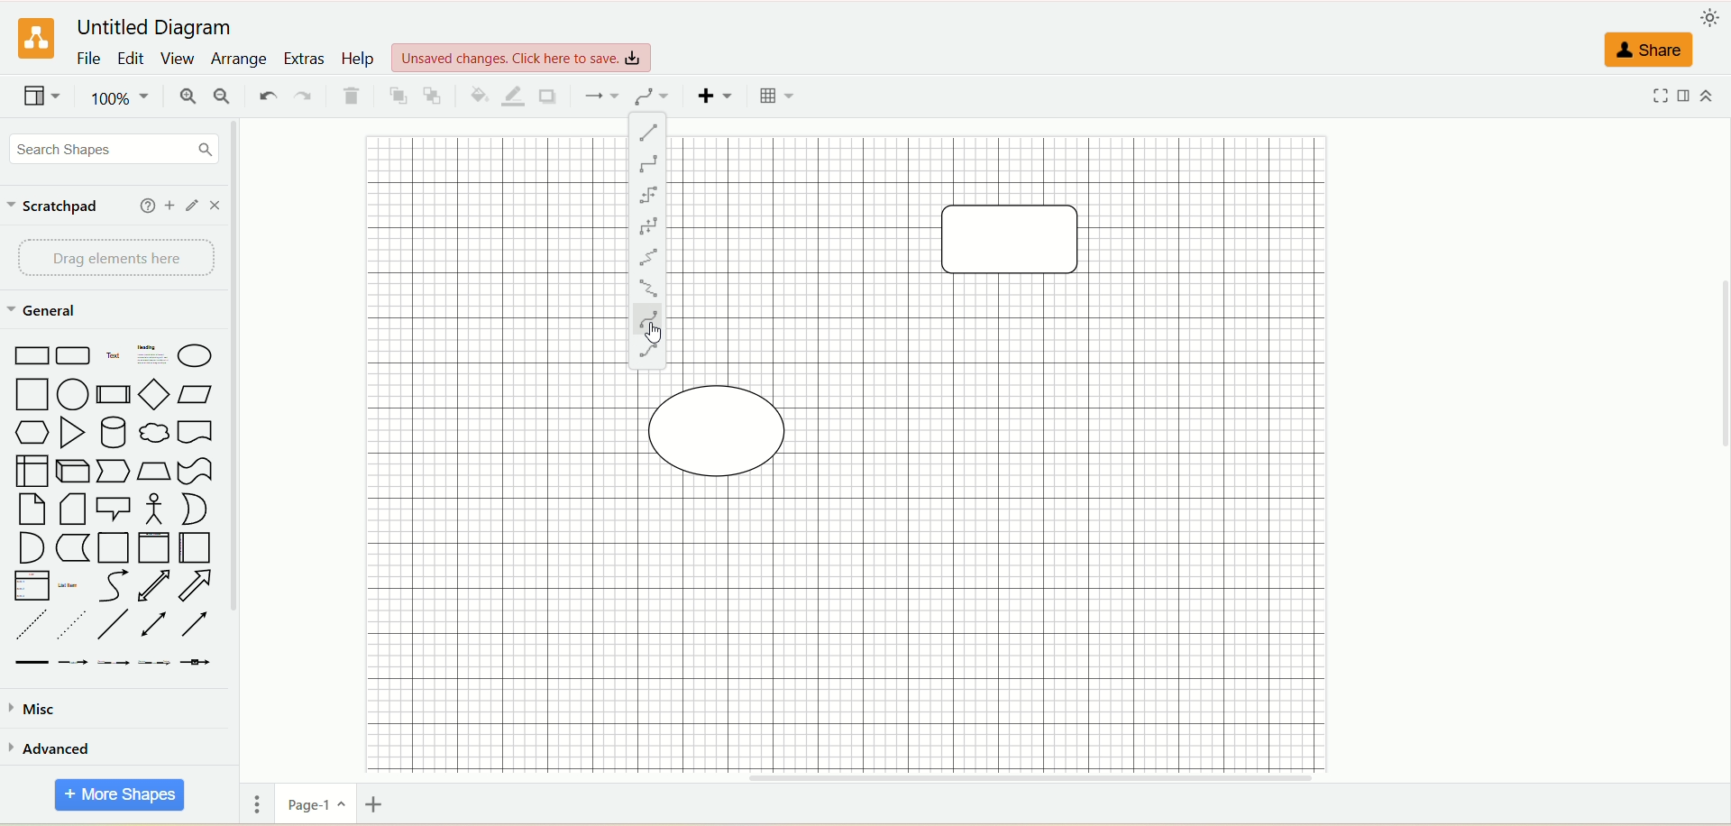  Describe the element at coordinates (656, 335) in the screenshot. I see `cursor` at that location.